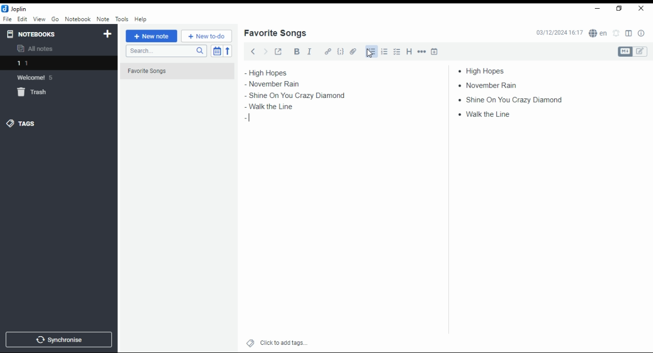 This screenshot has height=353, width=653. Describe the element at coordinates (37, 77) in the screenshot. I see `notebook: welcome` at that location.